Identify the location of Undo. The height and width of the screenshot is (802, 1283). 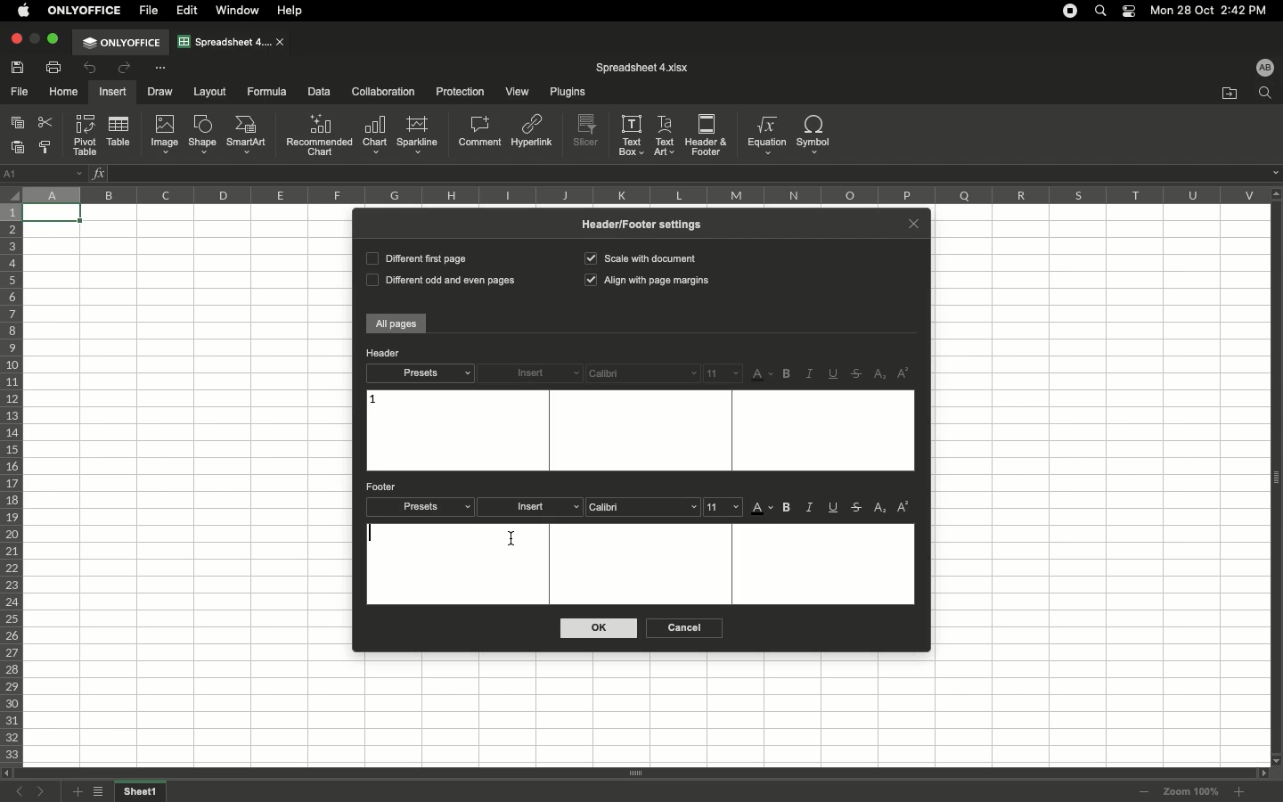
(92, 70).